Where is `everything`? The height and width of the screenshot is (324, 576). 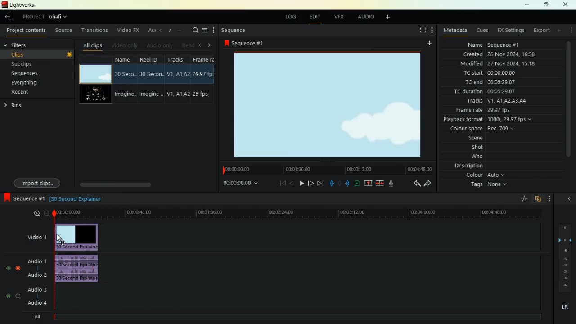
everything is located at coordinates (27, 83).